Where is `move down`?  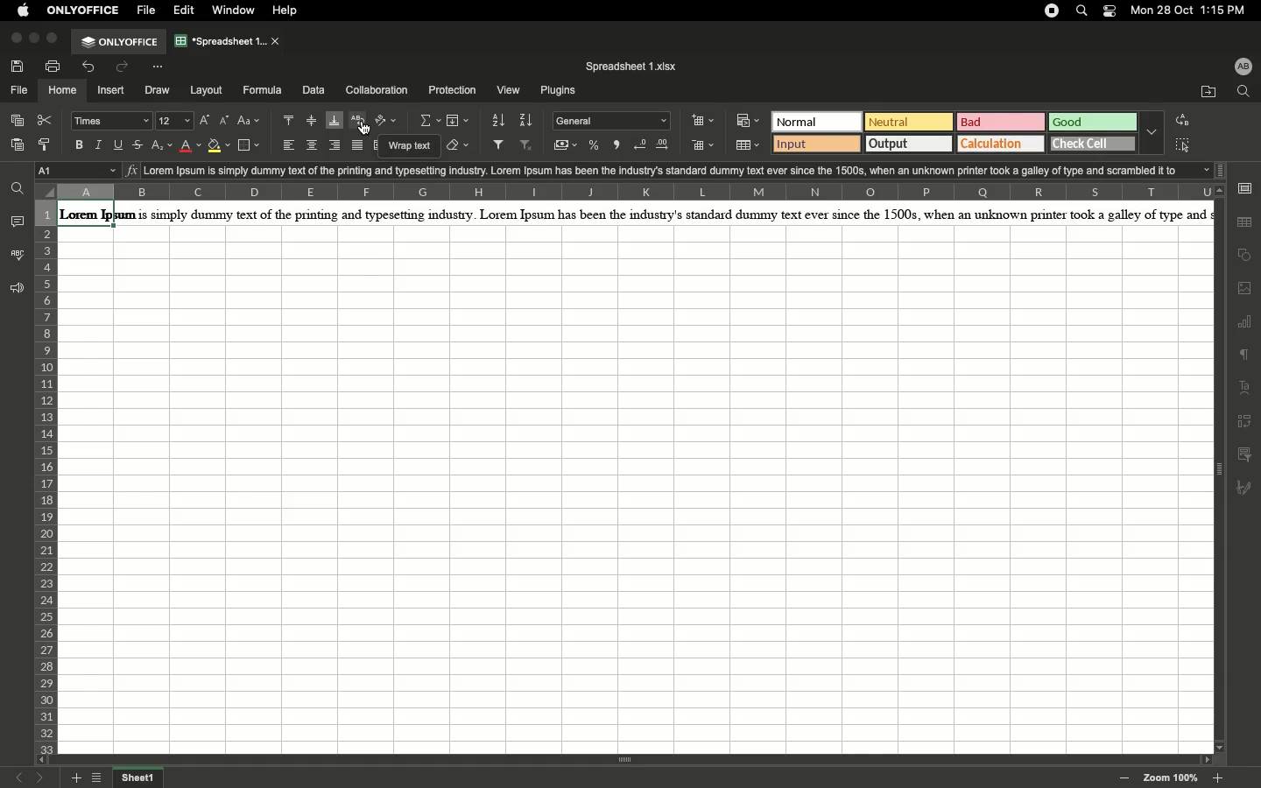 move down is located at coordinates (1218, 748).